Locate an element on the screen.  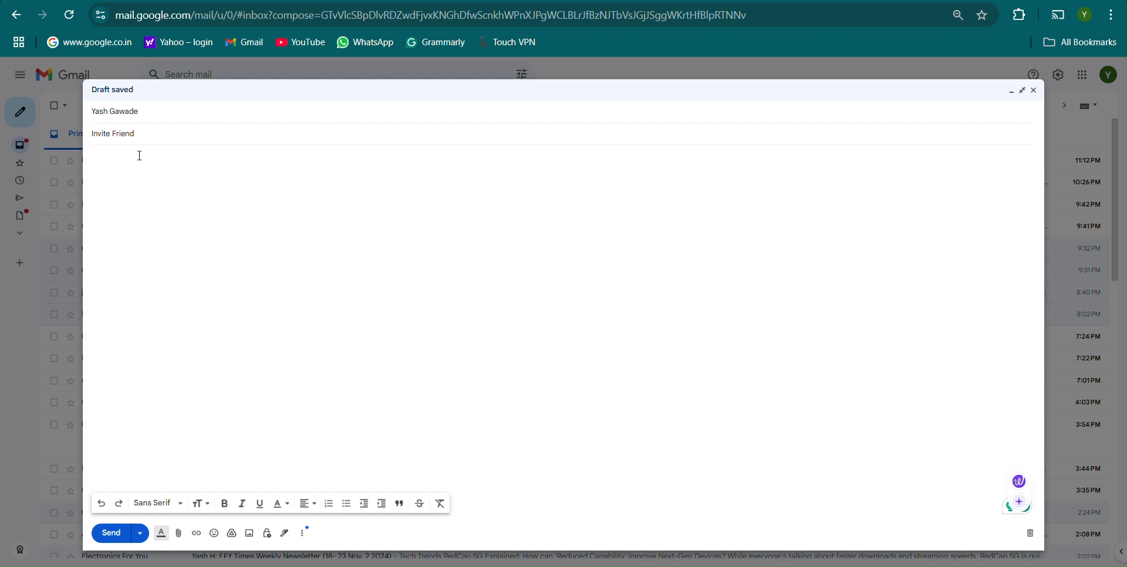
Text Cursor is located at coordinates (181, 17).